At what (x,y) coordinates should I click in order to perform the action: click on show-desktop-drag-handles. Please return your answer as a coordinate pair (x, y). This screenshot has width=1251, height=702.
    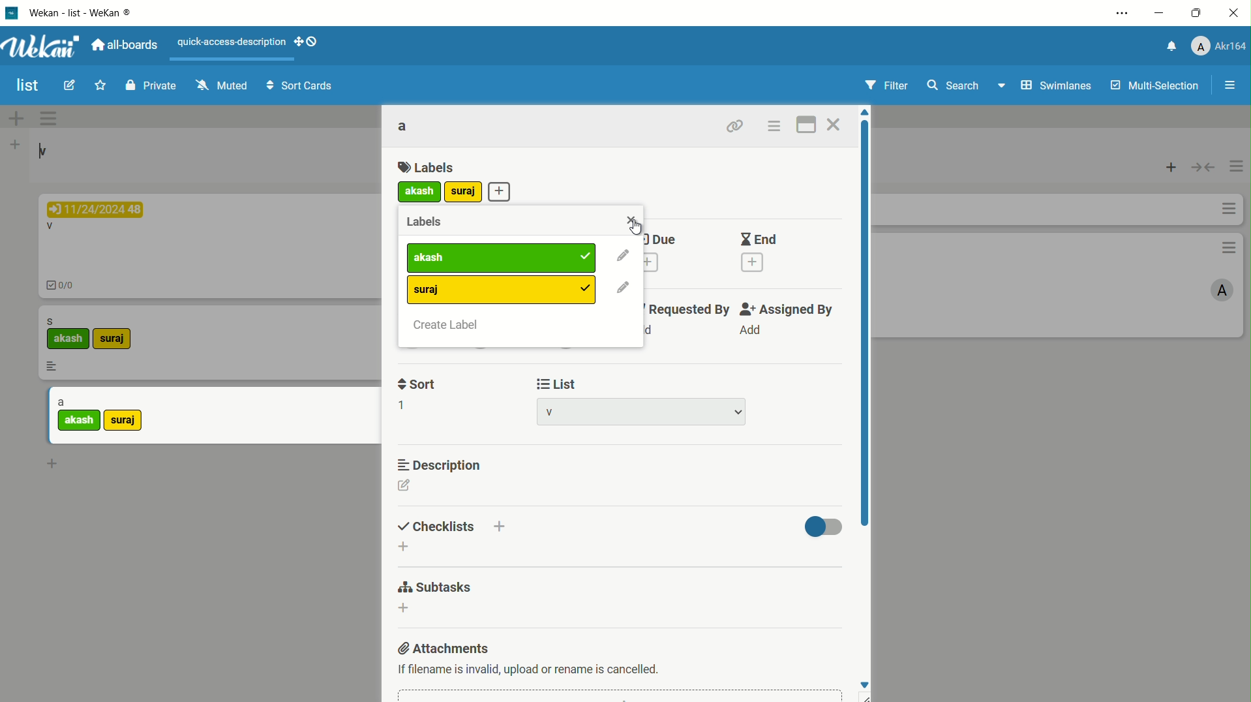
    Looking at the image, I should click on (309, 42).